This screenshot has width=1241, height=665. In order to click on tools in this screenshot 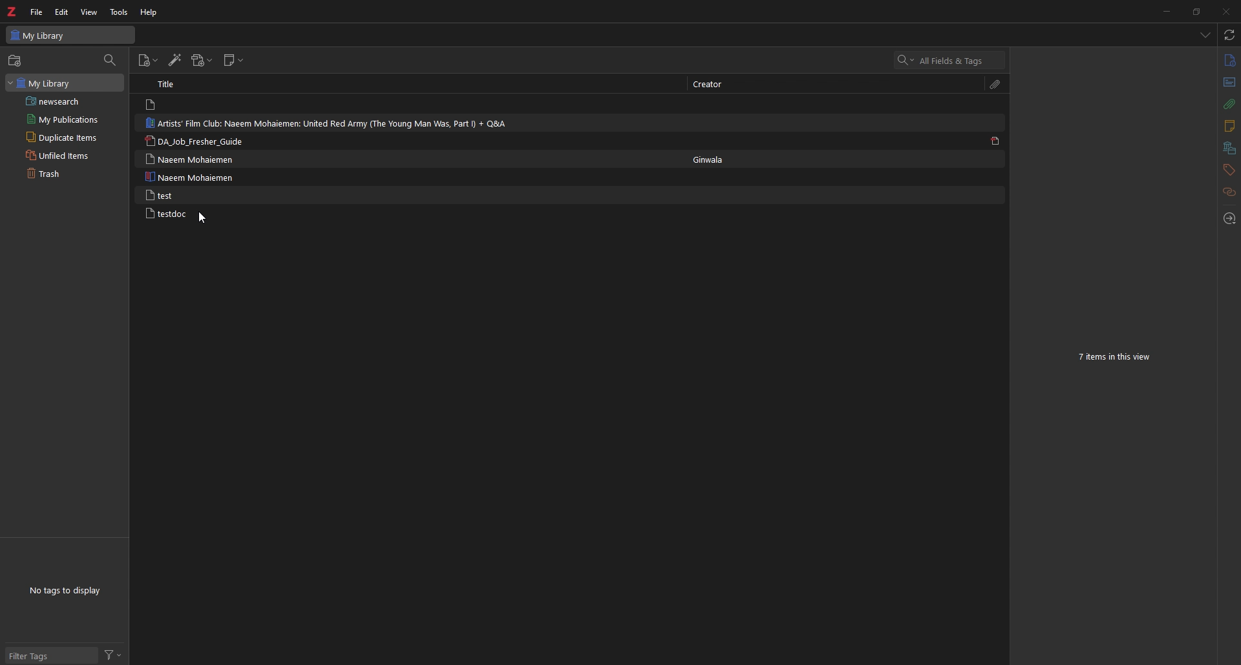, I will do `click(118, 12)`.